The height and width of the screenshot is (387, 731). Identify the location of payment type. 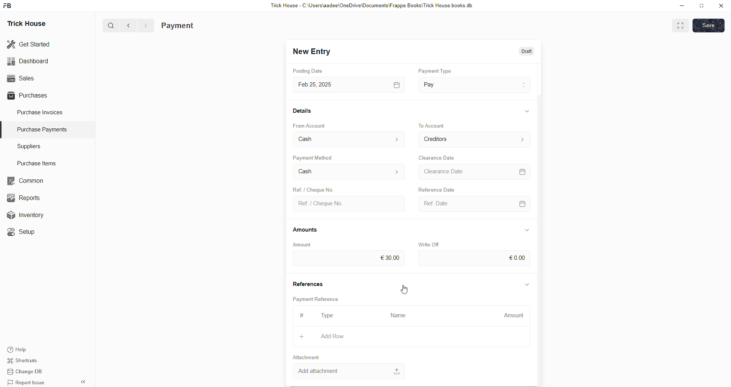
(439, 71).